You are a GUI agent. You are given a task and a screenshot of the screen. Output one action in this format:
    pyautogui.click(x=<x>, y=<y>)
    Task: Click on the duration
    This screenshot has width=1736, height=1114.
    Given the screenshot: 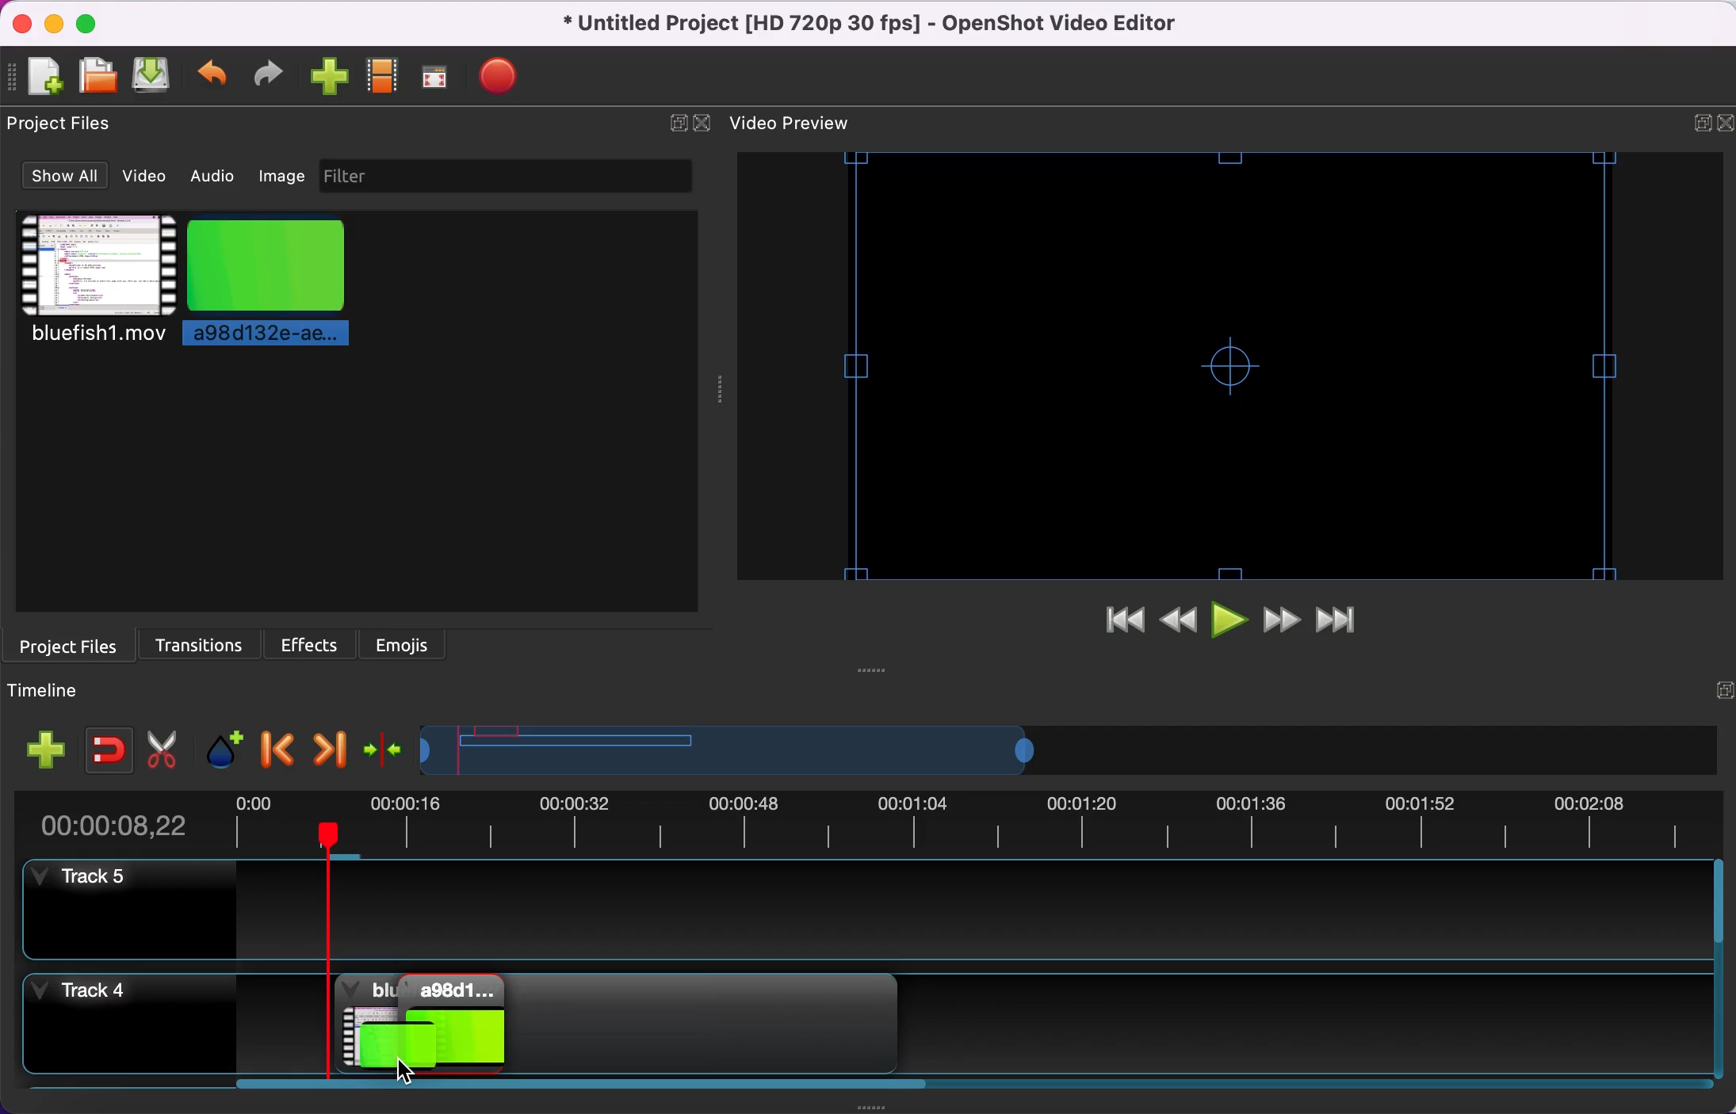 What is the action you would take?
    pyautogui.click(x=879, y=820)
    